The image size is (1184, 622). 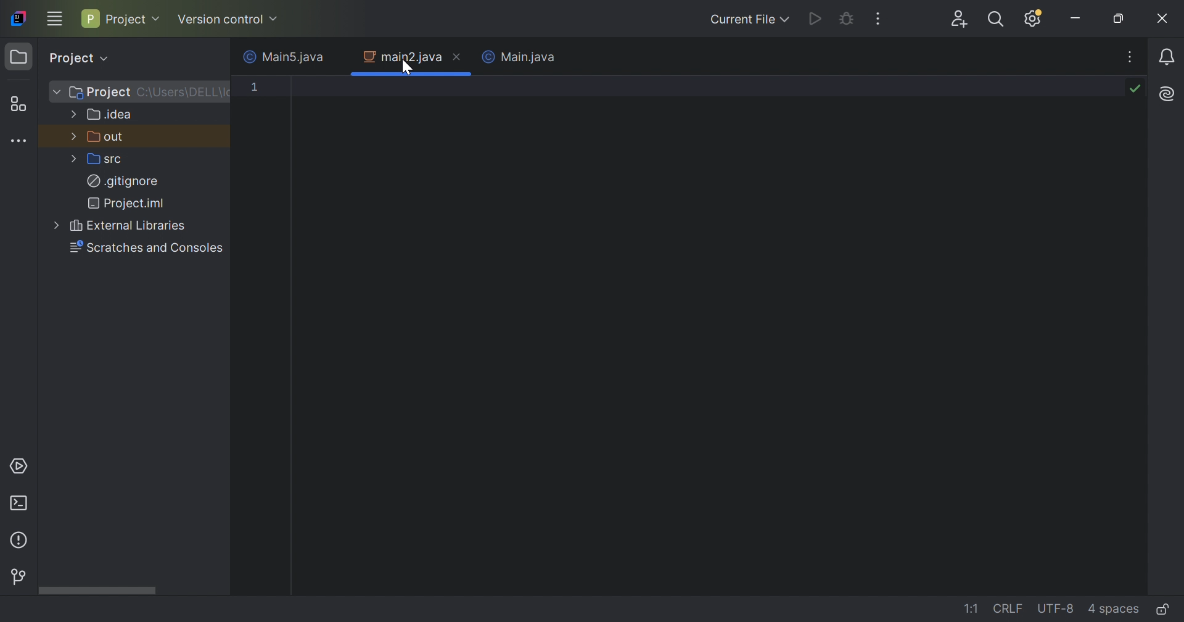 What do you see at coordinates (1167, 57) in the screenshot?
I see `Notifications` at bounding box center [1167, 57].